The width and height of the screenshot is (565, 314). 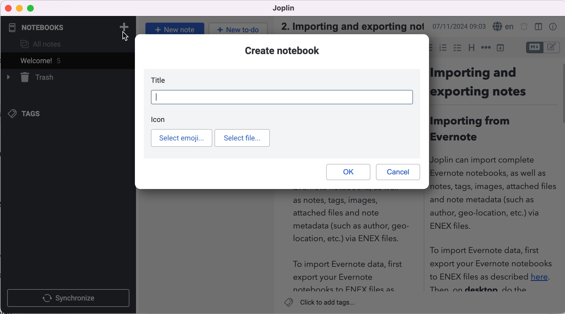 What do you see at coordinates (540, 27) in the screenshot?
I see `toggle editor layout` at bounding box center [540, 27].